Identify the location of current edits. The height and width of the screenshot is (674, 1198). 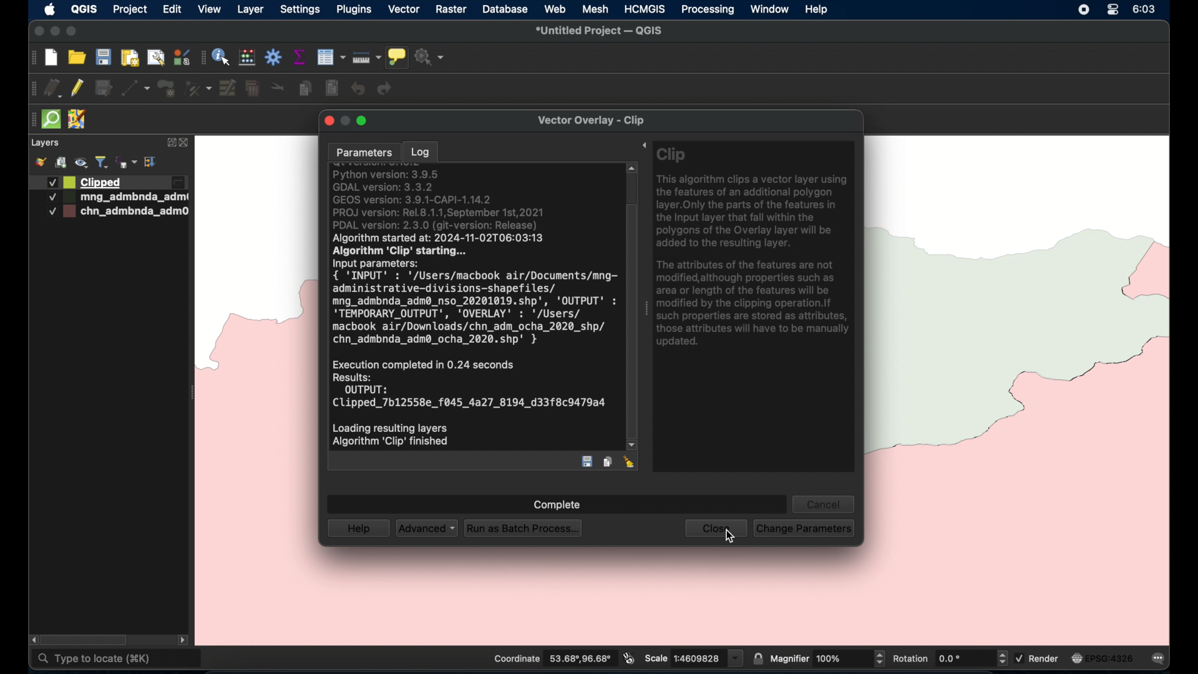
(54, 89).